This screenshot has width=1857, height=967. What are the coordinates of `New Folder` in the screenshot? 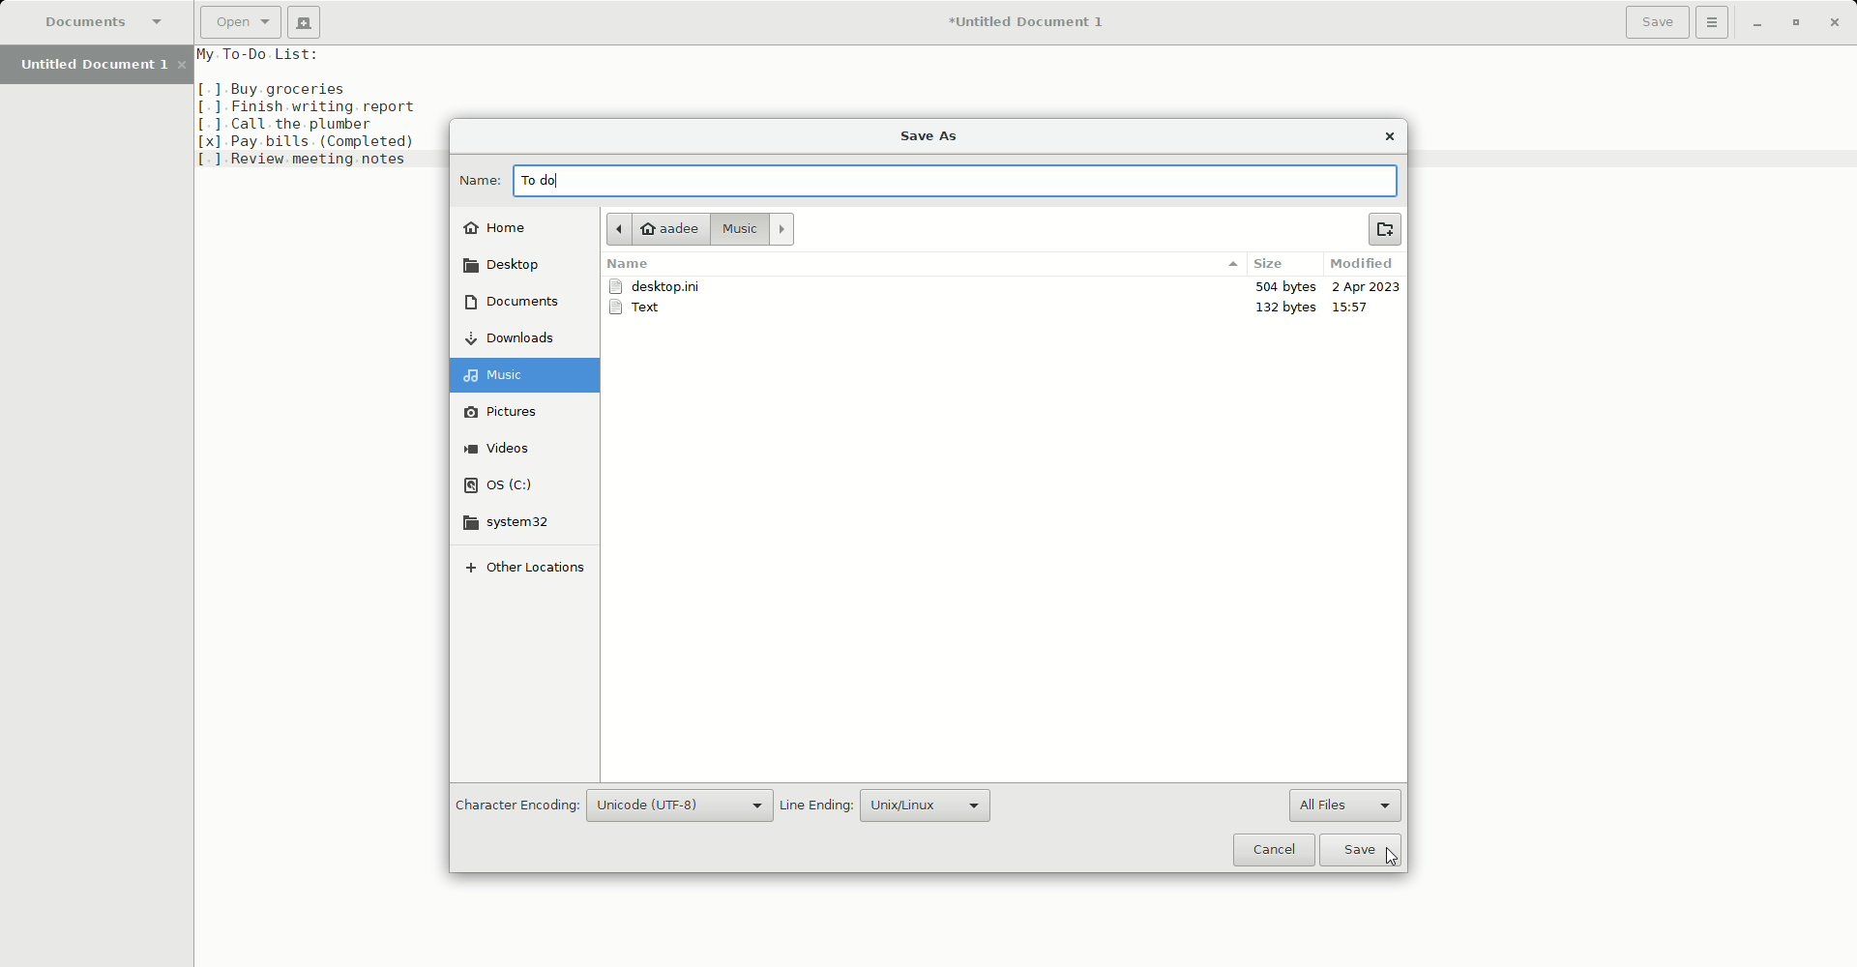 It's located at (1388, 229).